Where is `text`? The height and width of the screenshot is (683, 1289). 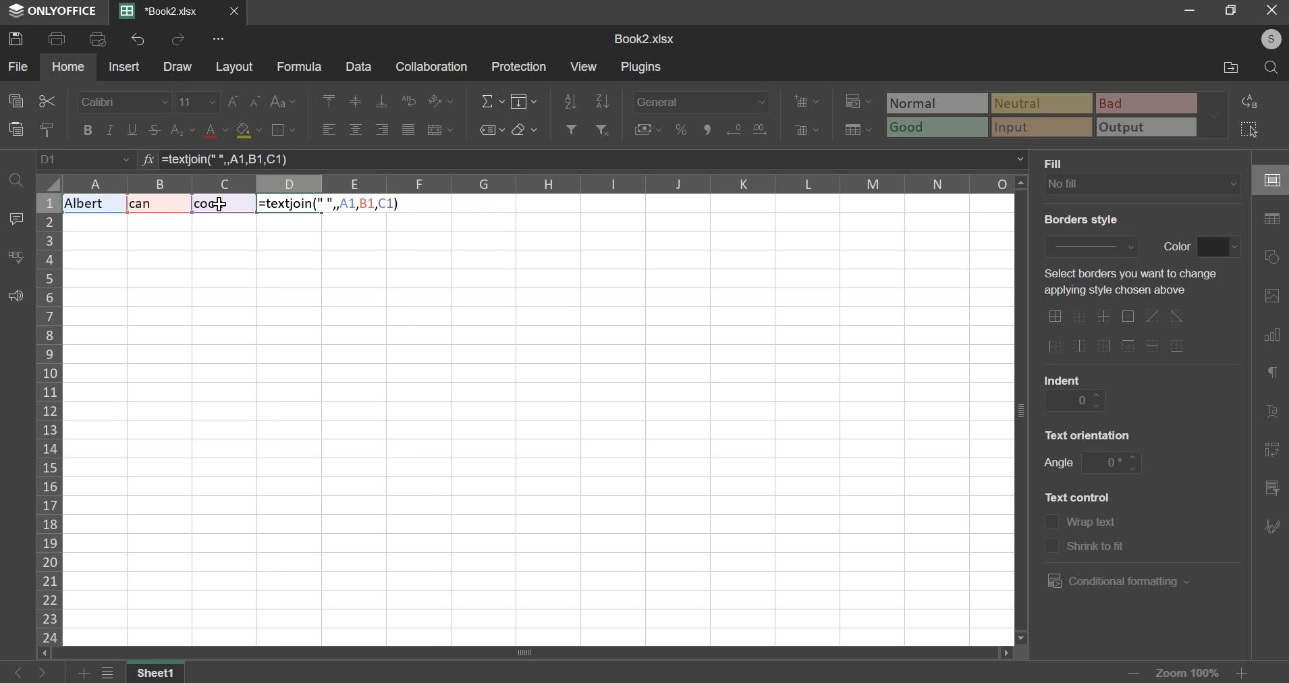 text is located at coordinates (1078, 496).